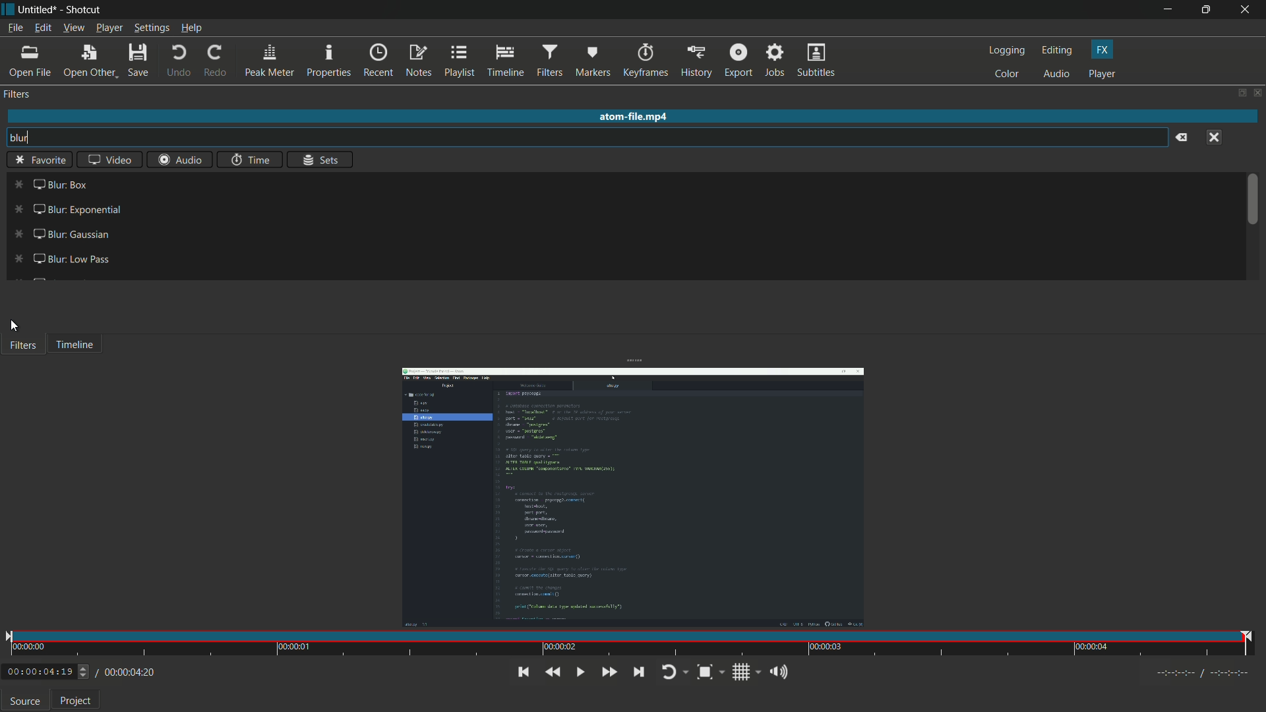 The image size is (1266, 712). Describe the element at coordinates (108, 159) in the screenshot. I see `video` at that location.